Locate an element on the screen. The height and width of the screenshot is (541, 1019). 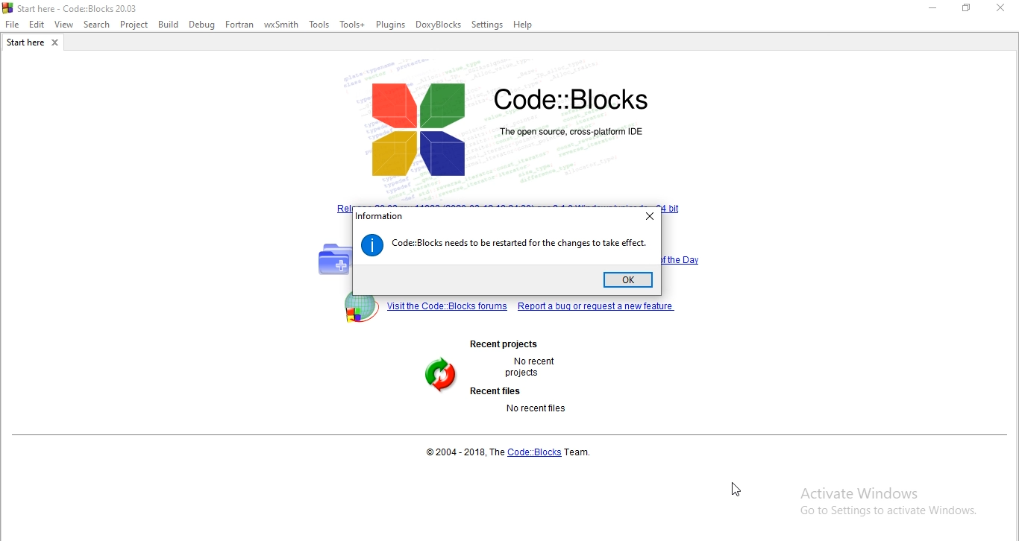
Select is located at coordinates (98, 26).